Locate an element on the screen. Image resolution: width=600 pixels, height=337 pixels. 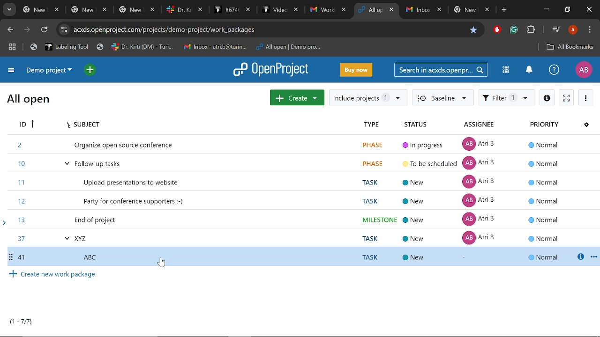
Bookmarks is located at coordinates (177, 47).